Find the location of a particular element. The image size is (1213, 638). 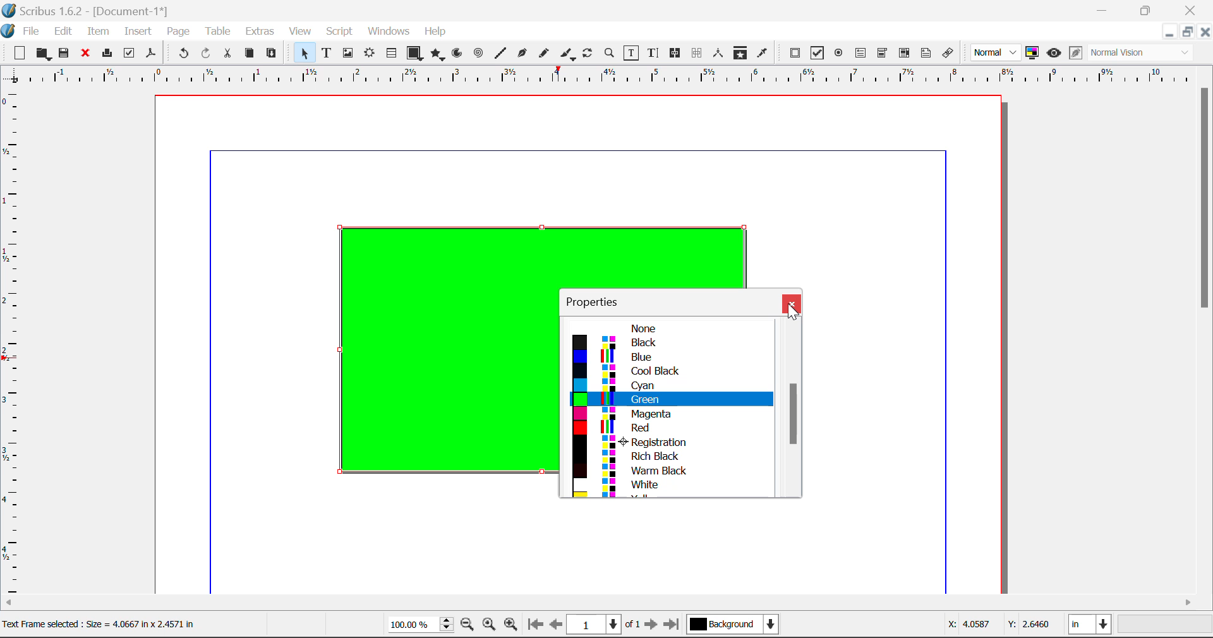

Help is located at coordinates (436, 32).